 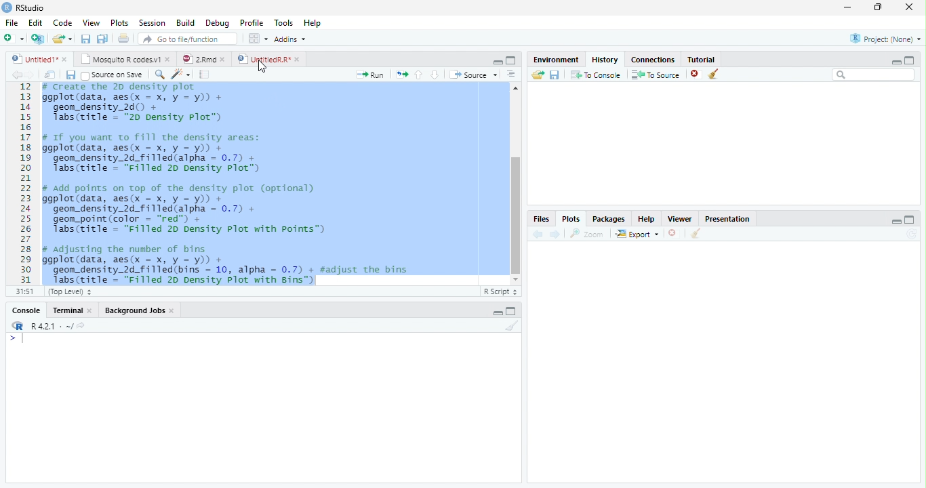 I want to click on close, so click(x=174, y=312).